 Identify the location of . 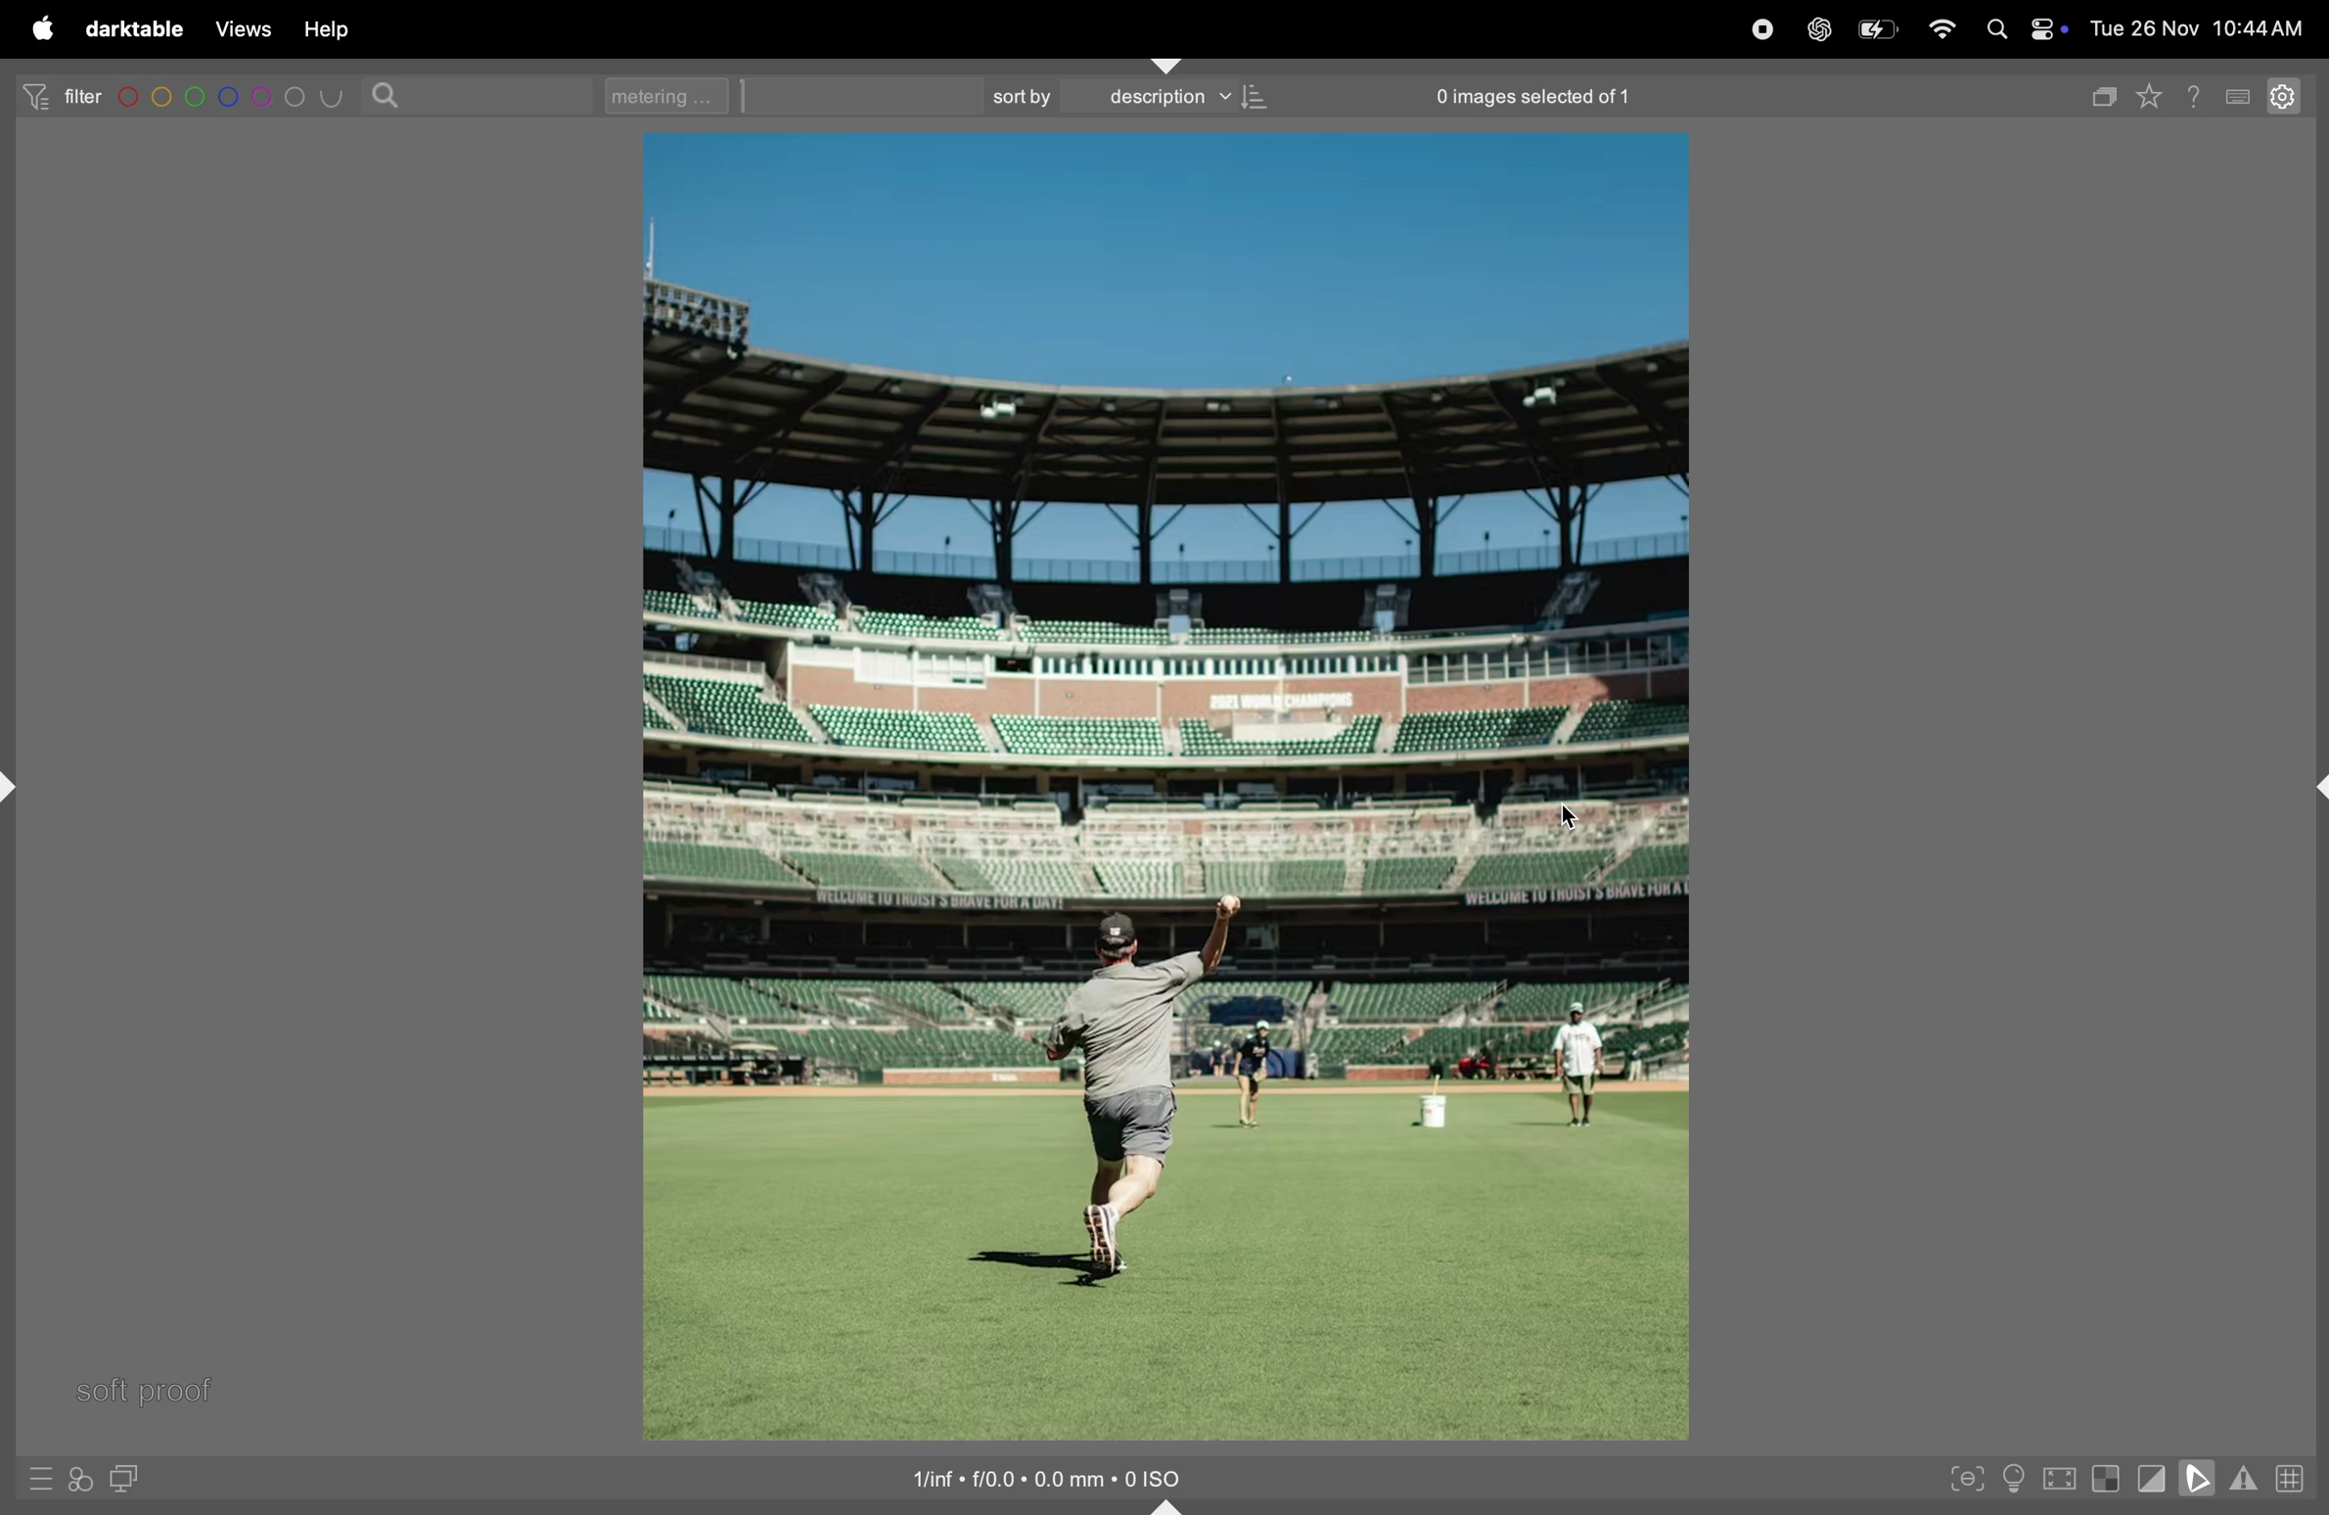
(2104, 95).